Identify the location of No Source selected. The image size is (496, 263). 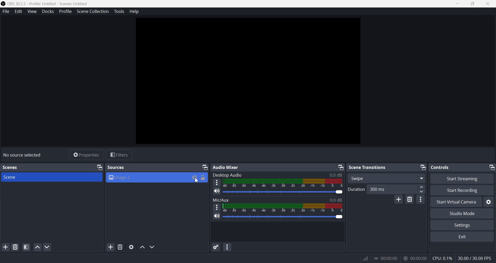
(23, 155).